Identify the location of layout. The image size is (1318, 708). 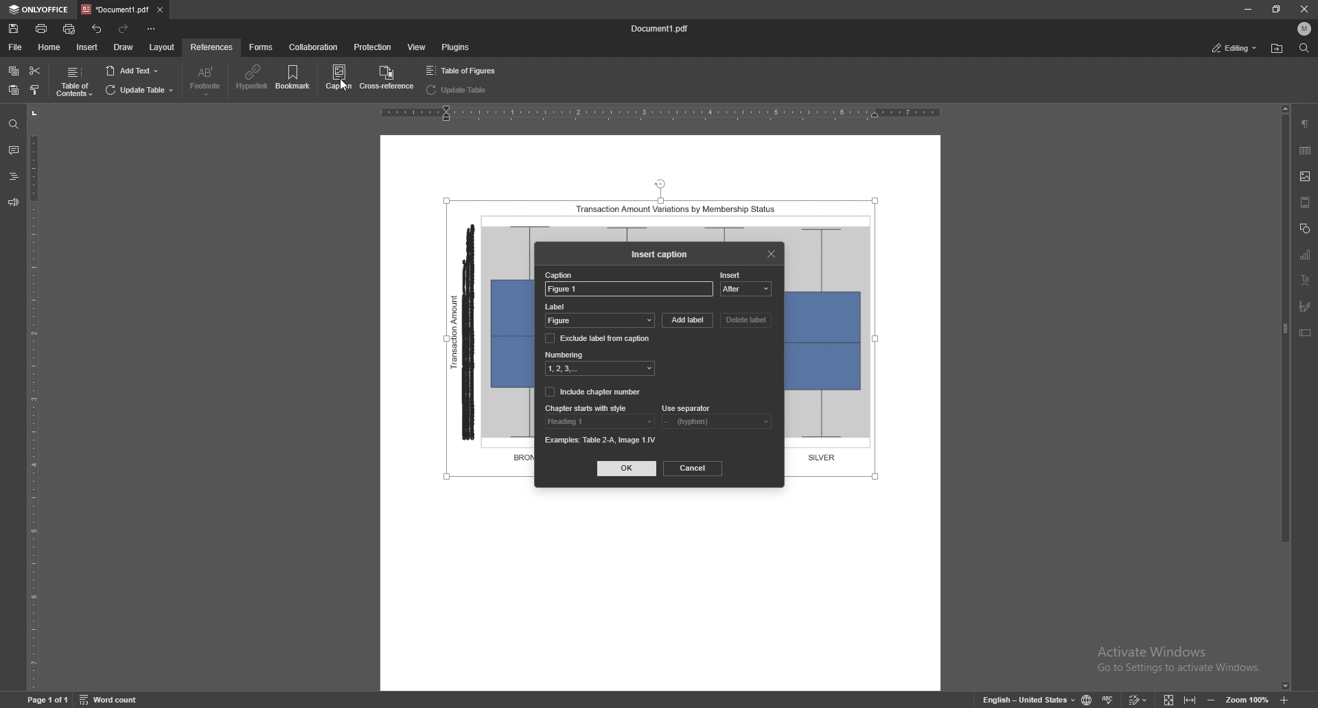
(163, 47).